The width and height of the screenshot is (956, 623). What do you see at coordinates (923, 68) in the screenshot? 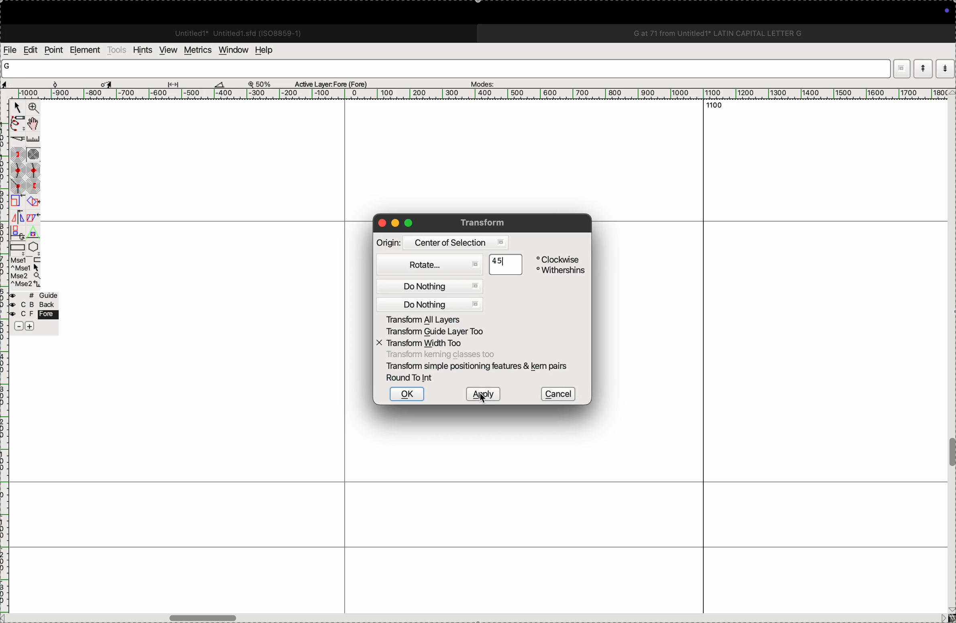
I see `show current word list` at bounding box center [923, 68].